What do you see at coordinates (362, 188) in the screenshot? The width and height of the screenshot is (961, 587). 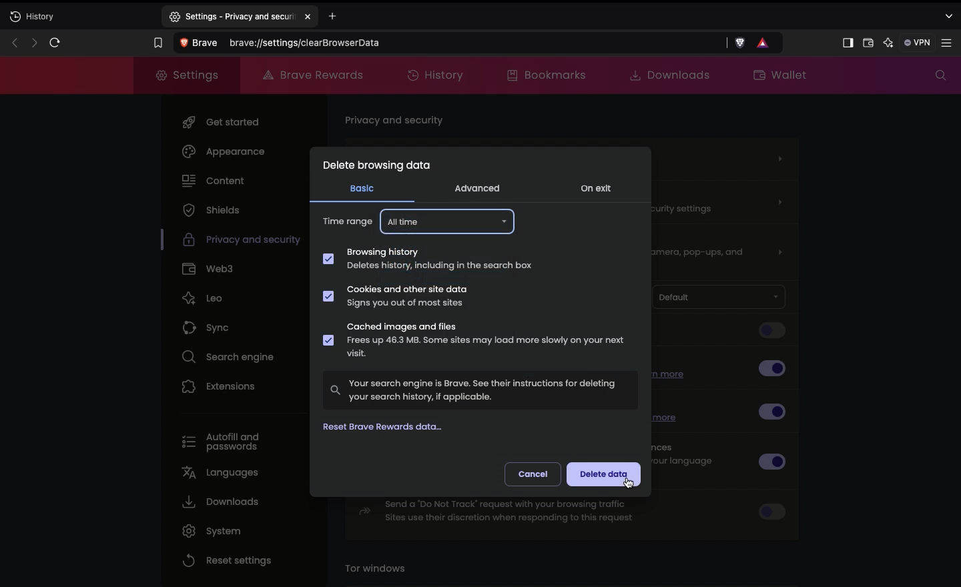 I see `Basic` at bounding box center [362, 188].